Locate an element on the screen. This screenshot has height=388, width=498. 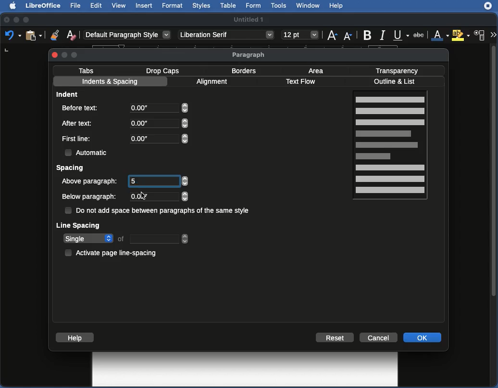
Strikethrough is located at coordinates (421, 35).